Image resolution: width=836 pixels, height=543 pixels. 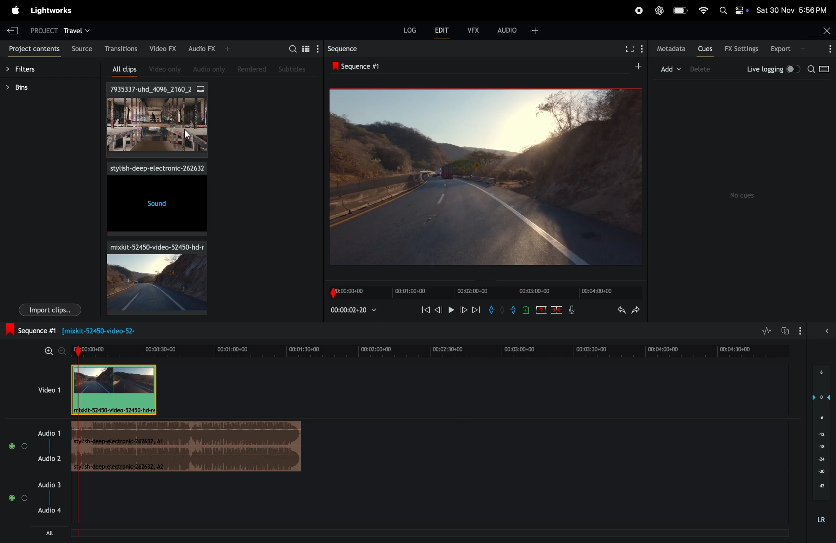 What do you see at coordinates (481, 290) in the screenshot?
I see `timeframe` at bounding box center [481, 290].